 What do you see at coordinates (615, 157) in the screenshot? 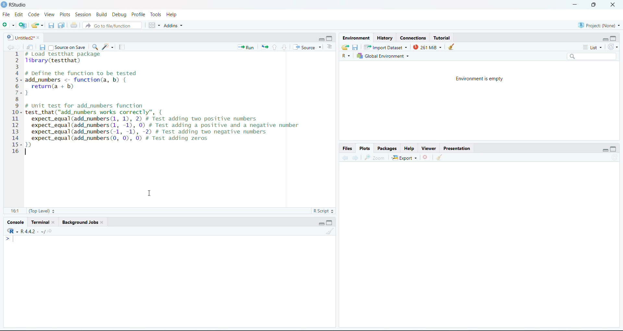
I see `Refresh` at bounding box center [615, 157].